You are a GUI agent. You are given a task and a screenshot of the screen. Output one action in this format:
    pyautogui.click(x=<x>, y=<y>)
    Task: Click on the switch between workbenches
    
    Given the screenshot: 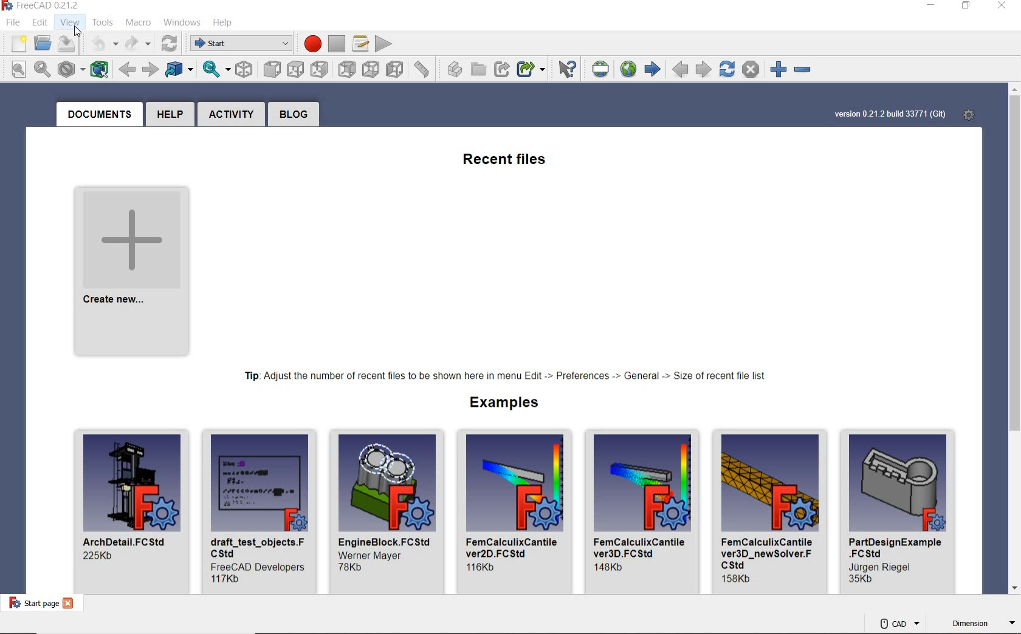 What is the action you would take?
    pyautogui.click(x=238, y=44)
    